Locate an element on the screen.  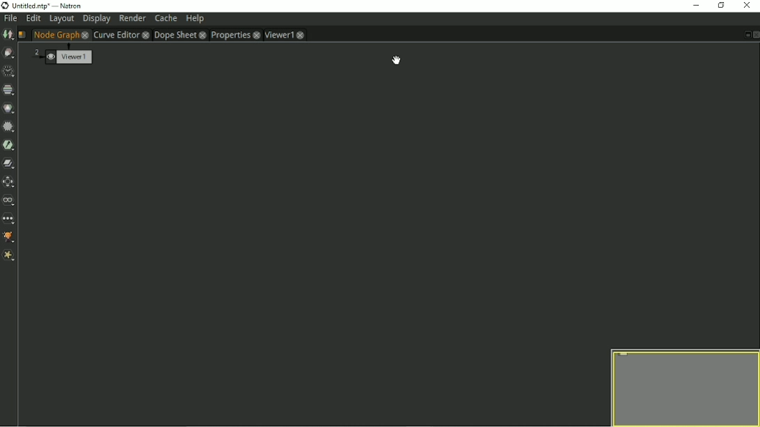
Keyer is located at coordinates (9, 145).